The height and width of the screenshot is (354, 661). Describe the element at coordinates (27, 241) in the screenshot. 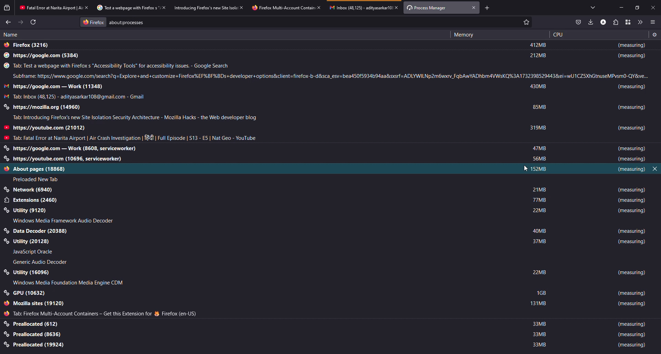

I see `Utility 20128` at that location.